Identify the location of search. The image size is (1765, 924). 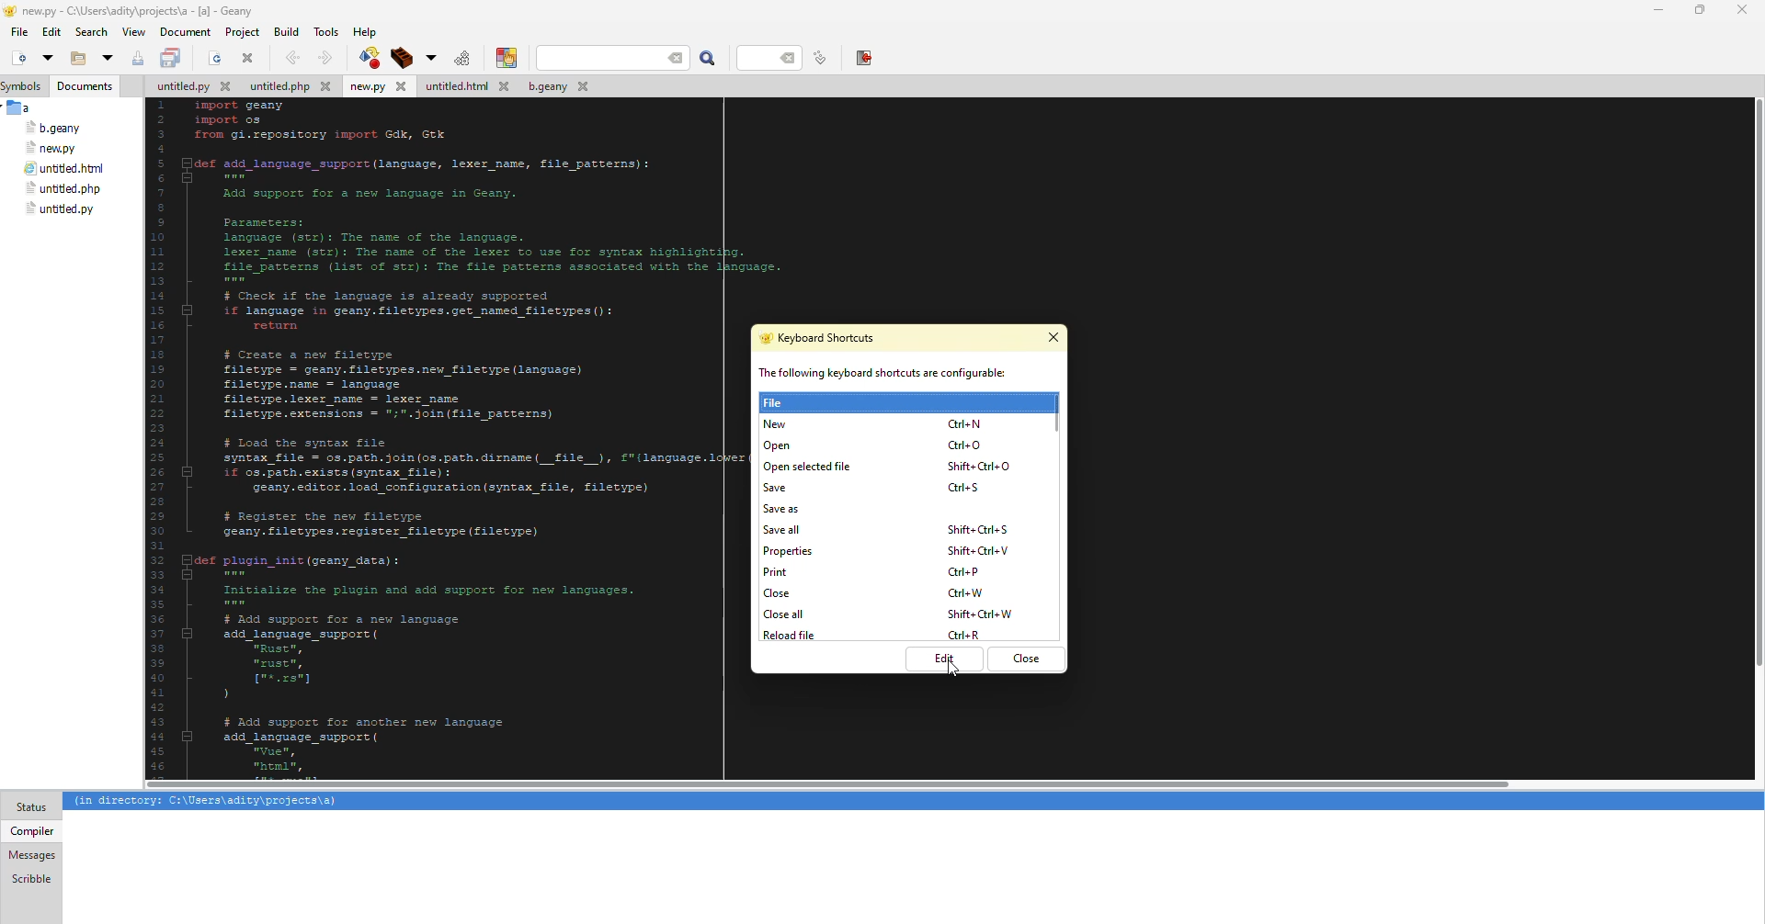
(709, 59).